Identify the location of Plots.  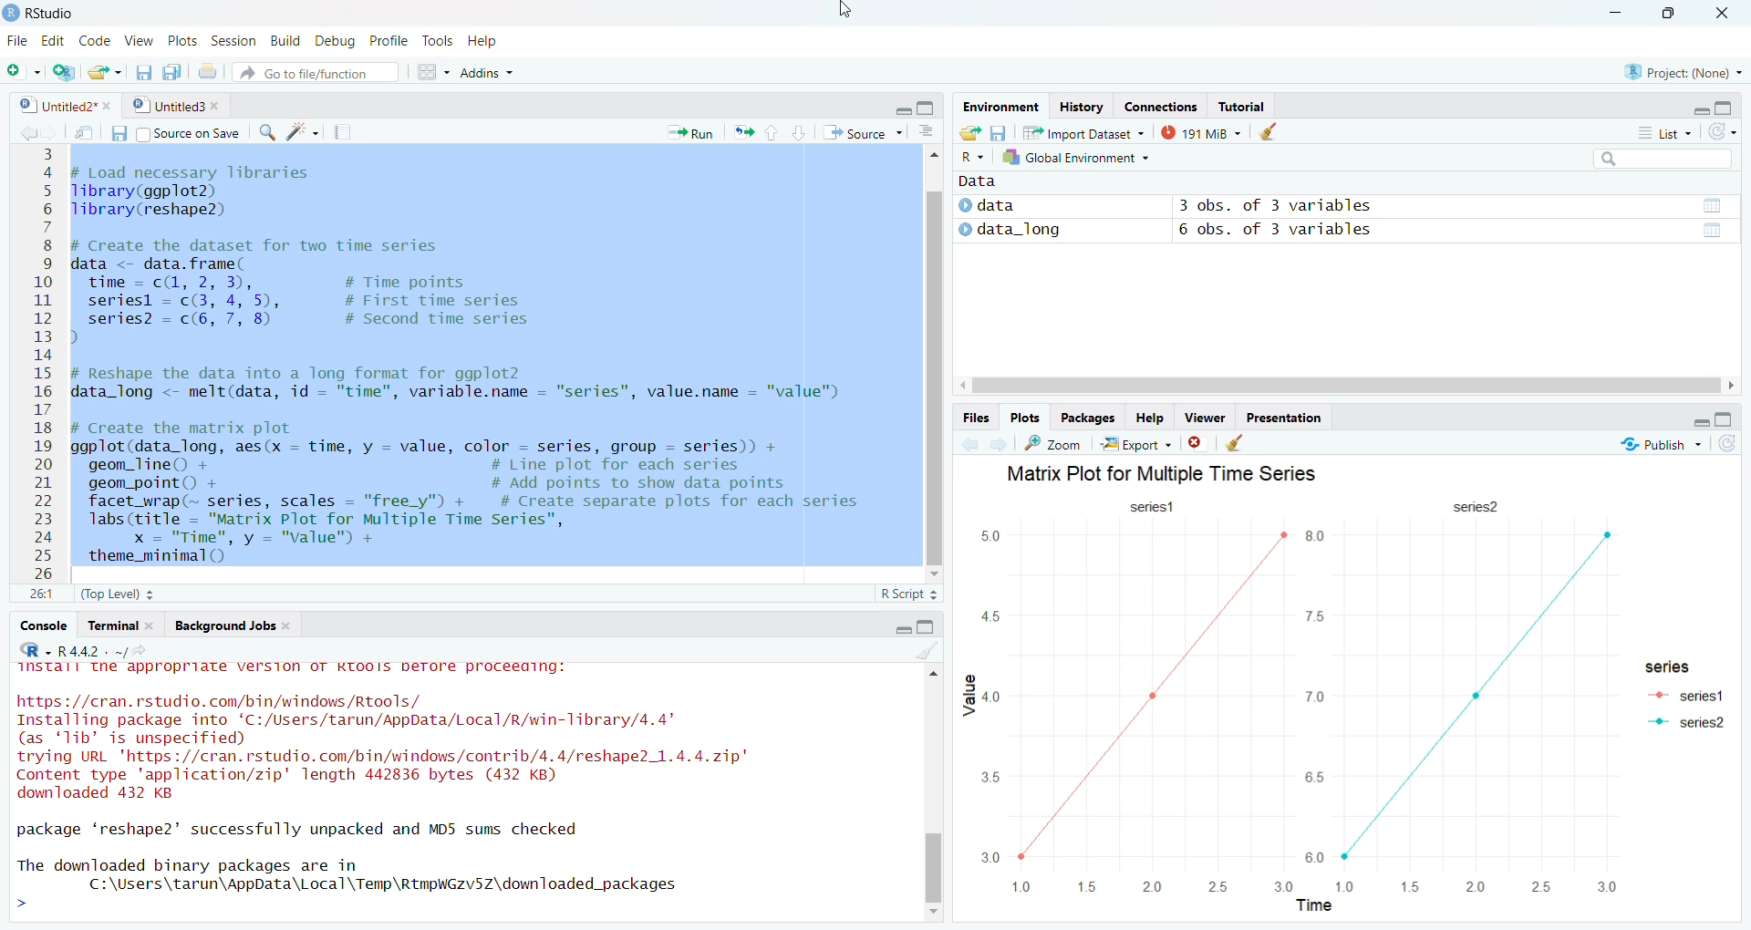
(184, 40).